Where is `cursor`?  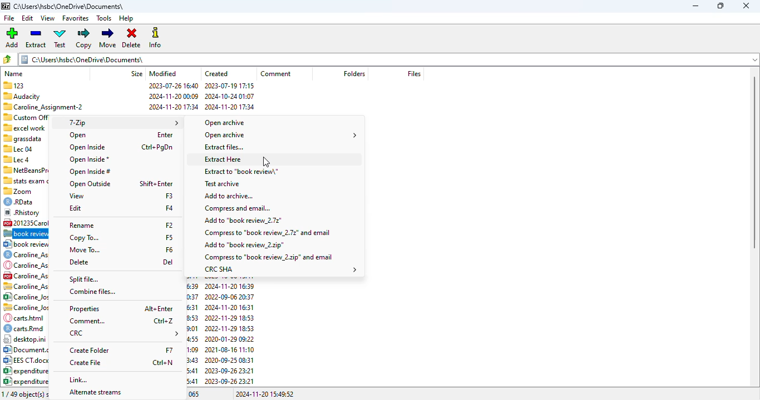
cursor is located at coordinates (267, 162).